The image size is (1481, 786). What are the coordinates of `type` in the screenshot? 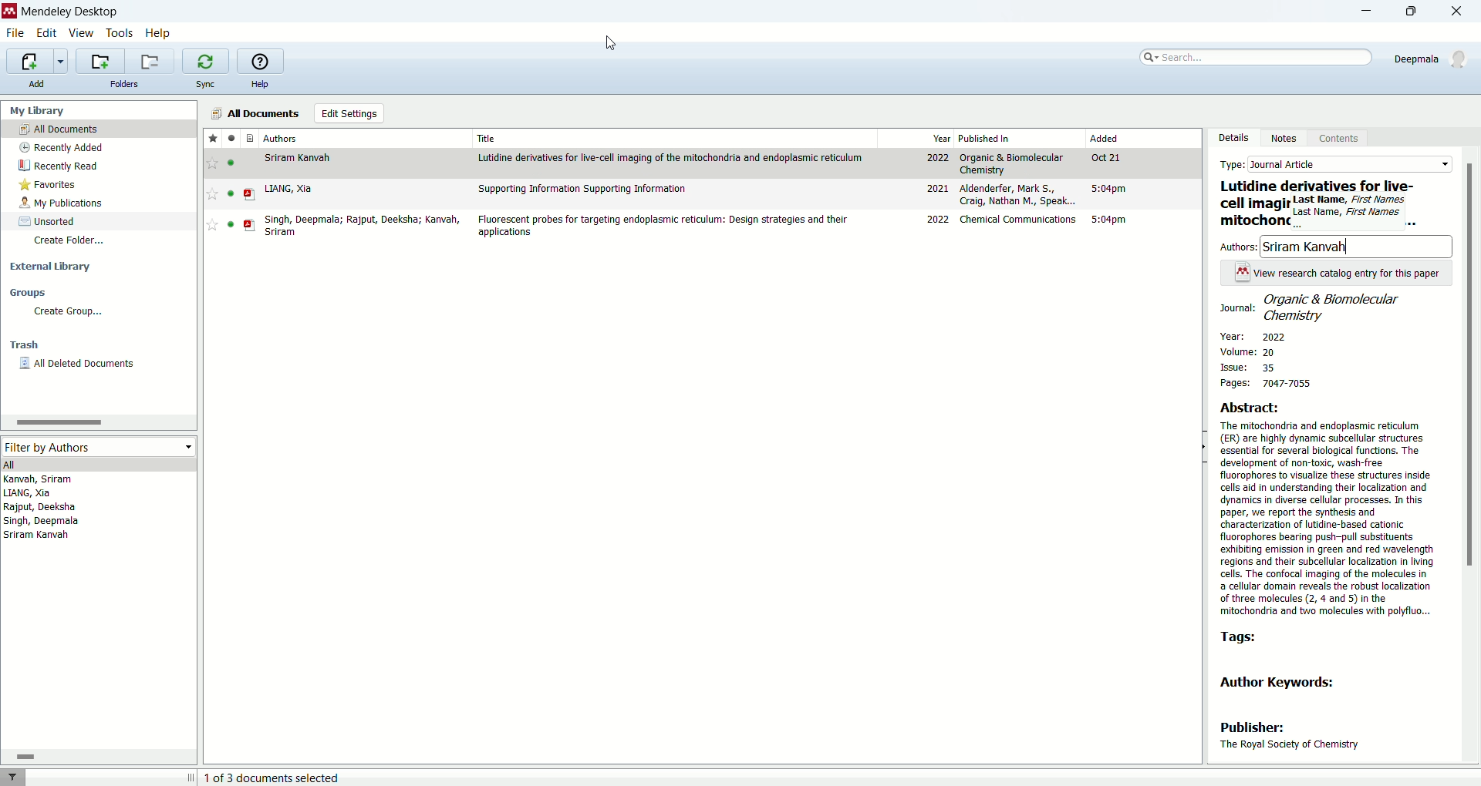 It's located at (1234, 164).